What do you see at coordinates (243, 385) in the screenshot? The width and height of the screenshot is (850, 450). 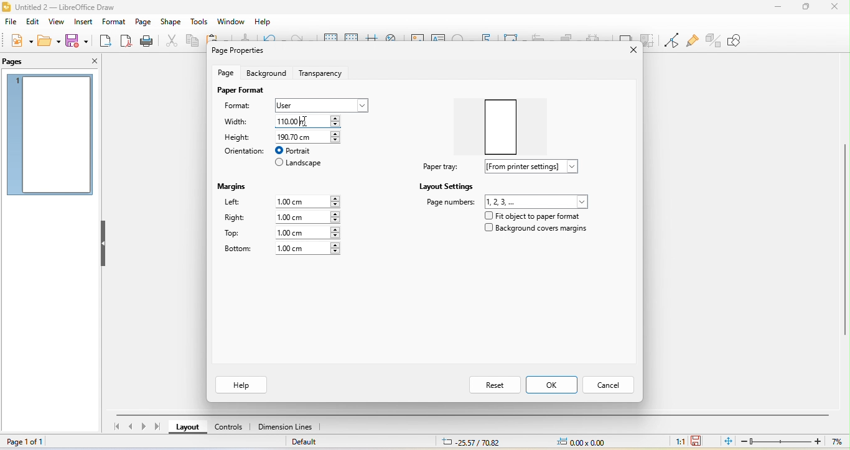 I see `help` at bounding box center [243, 385].